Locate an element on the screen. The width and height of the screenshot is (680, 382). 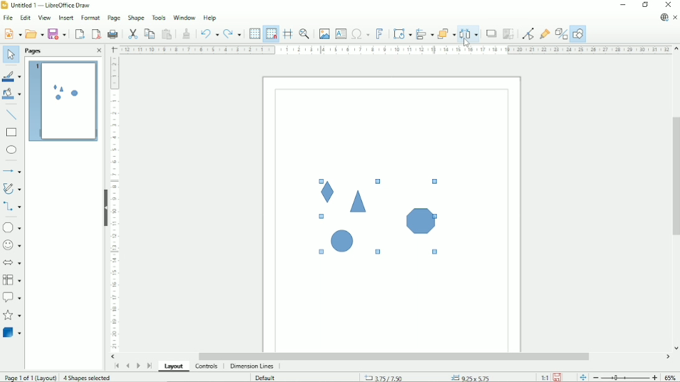
Hide is located at coordinates (103, 205).